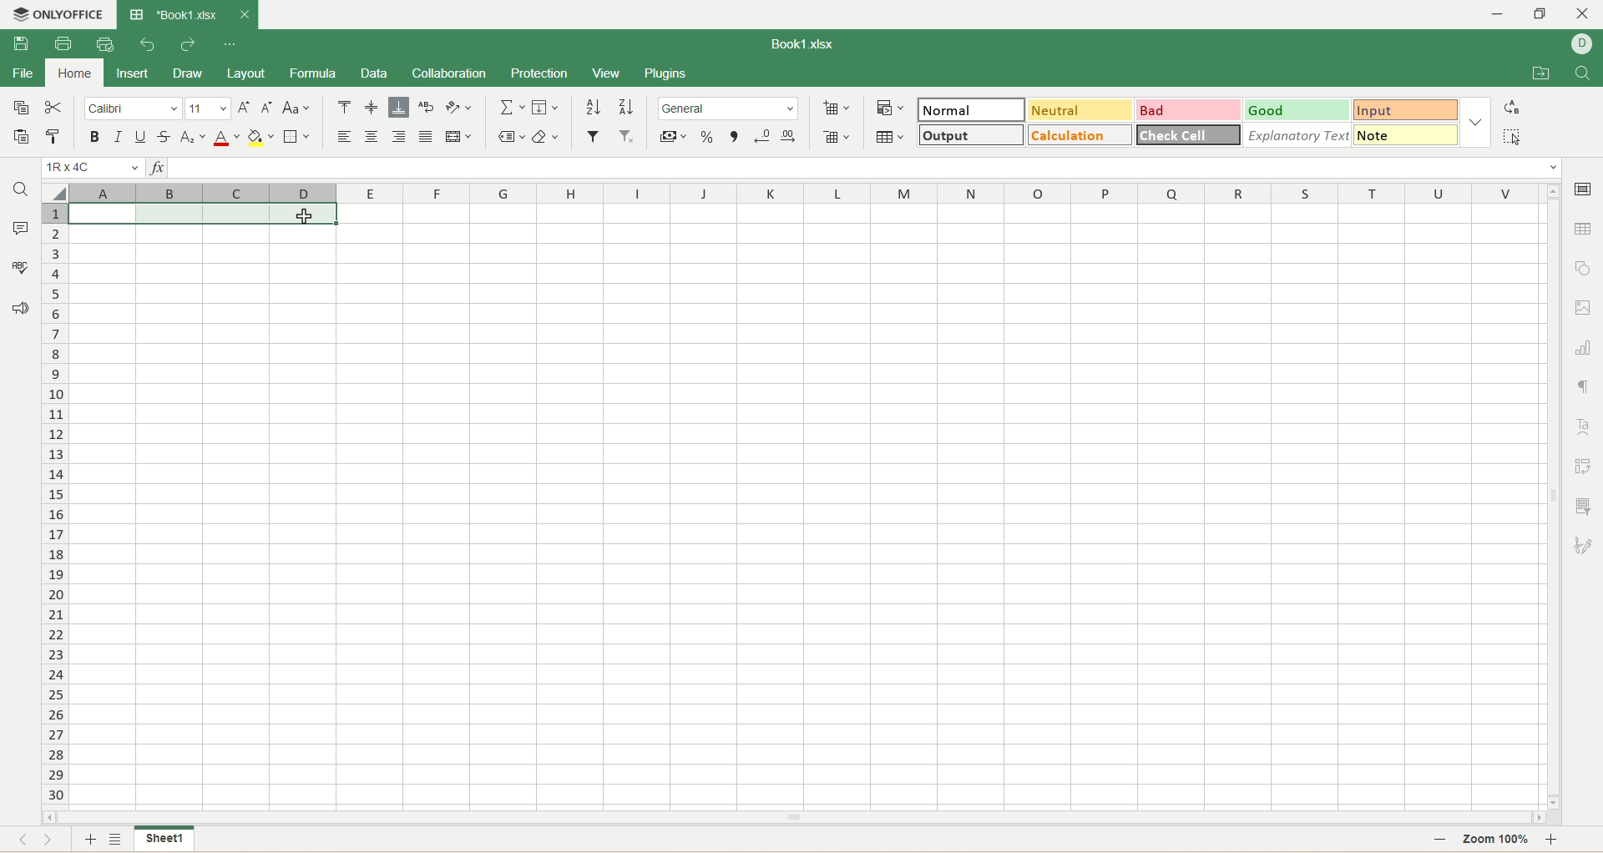  What do you see at coordinates (1191, 110) in the screenshot?
I see `bad` at bounding box center [1191, 110].